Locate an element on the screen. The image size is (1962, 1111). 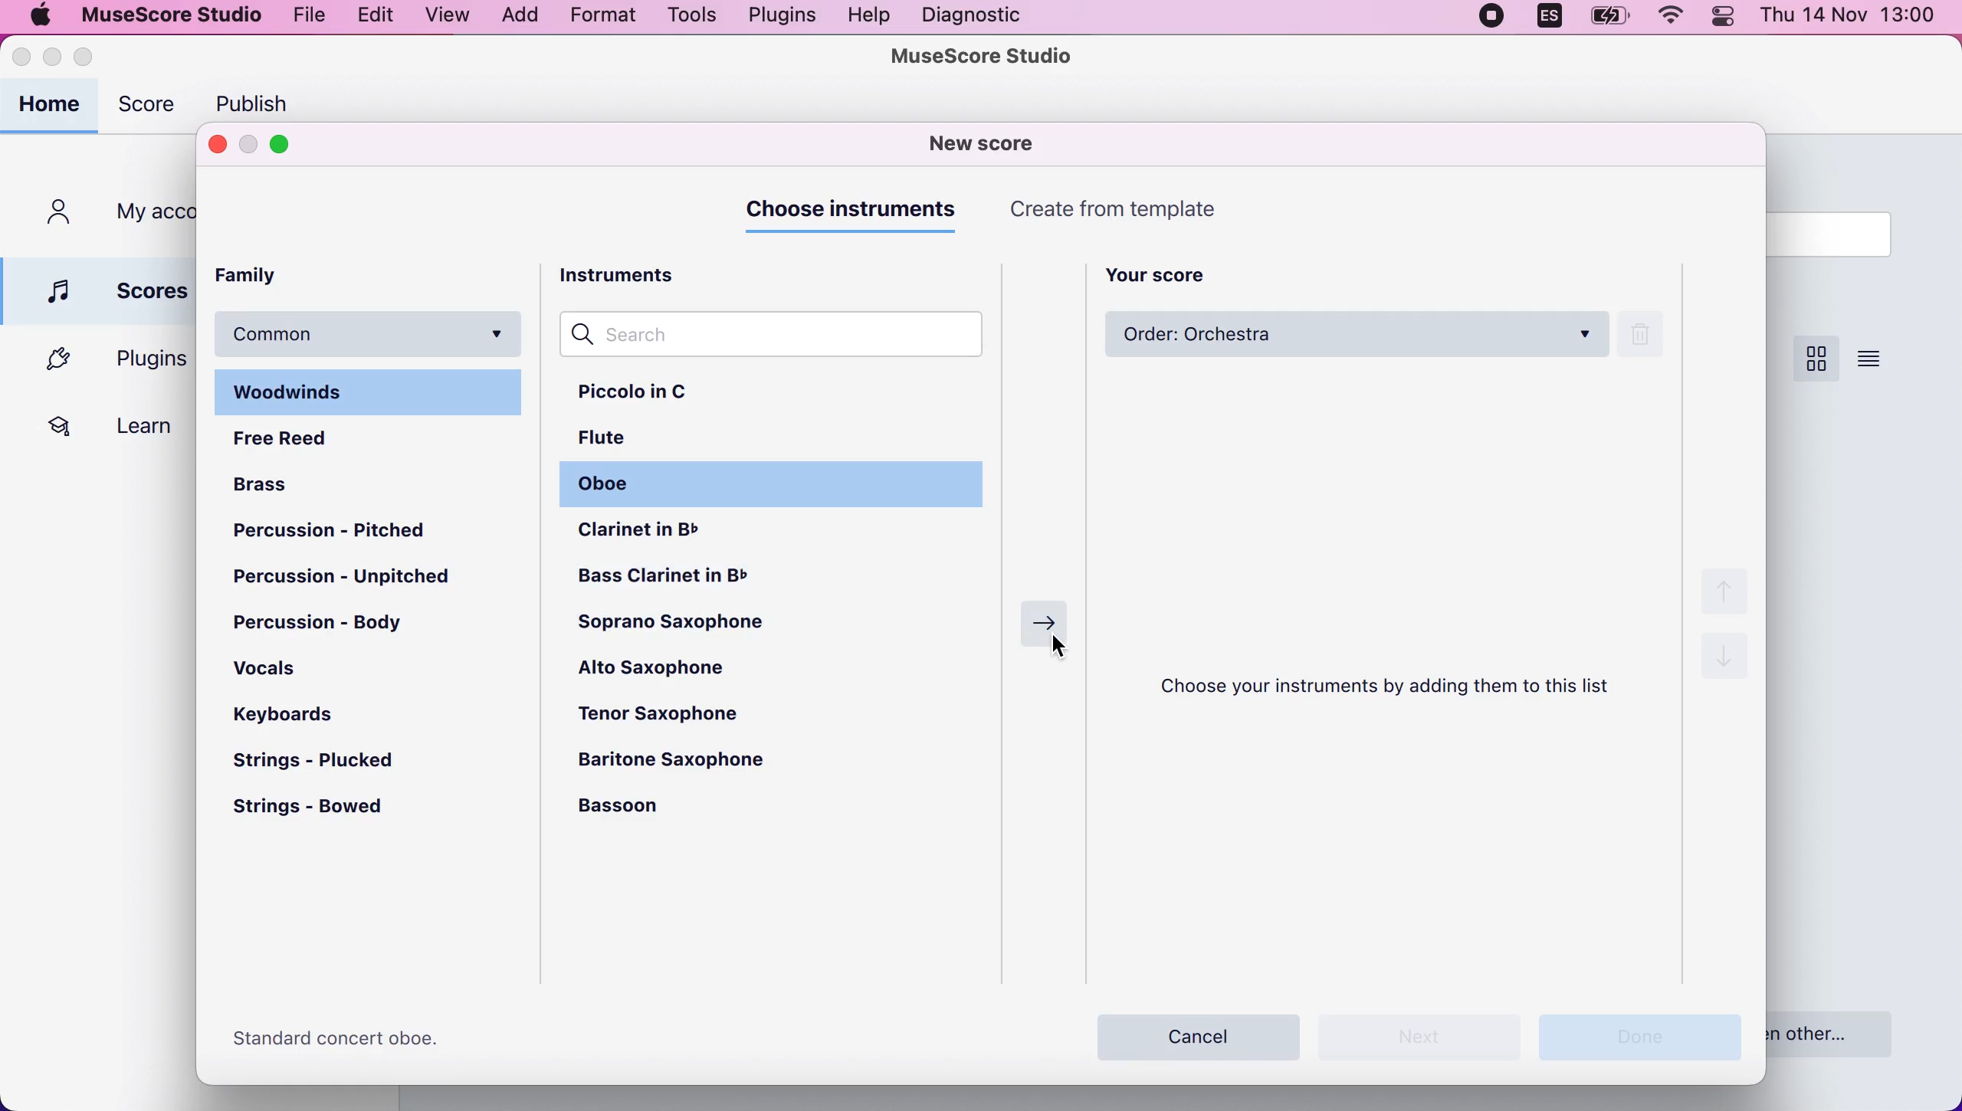
musescore studio is located at coordinates (166, 15).